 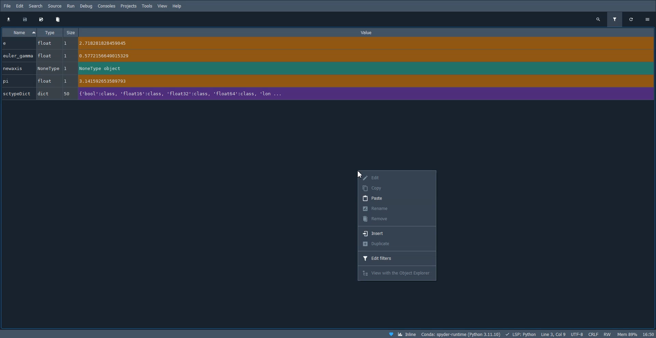 I want to click on ~ 2.718281828459045, so click(x=106, y=43).